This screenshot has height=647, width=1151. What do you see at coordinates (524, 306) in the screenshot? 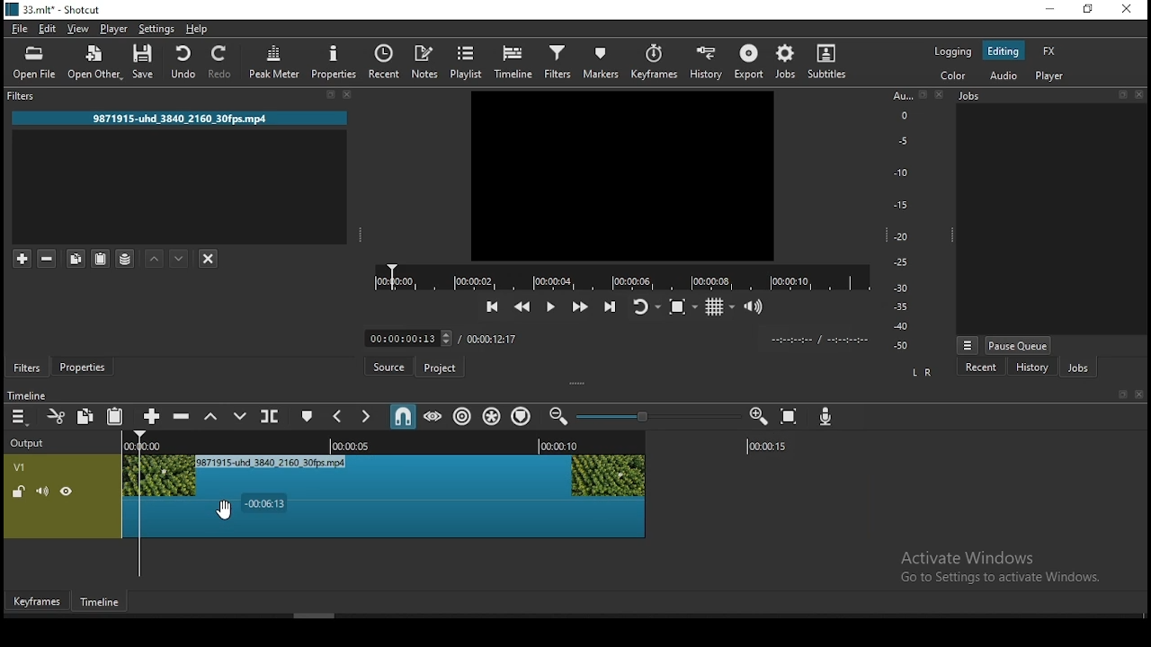
I see `play quickly backward` at bounding box center [524, 306].